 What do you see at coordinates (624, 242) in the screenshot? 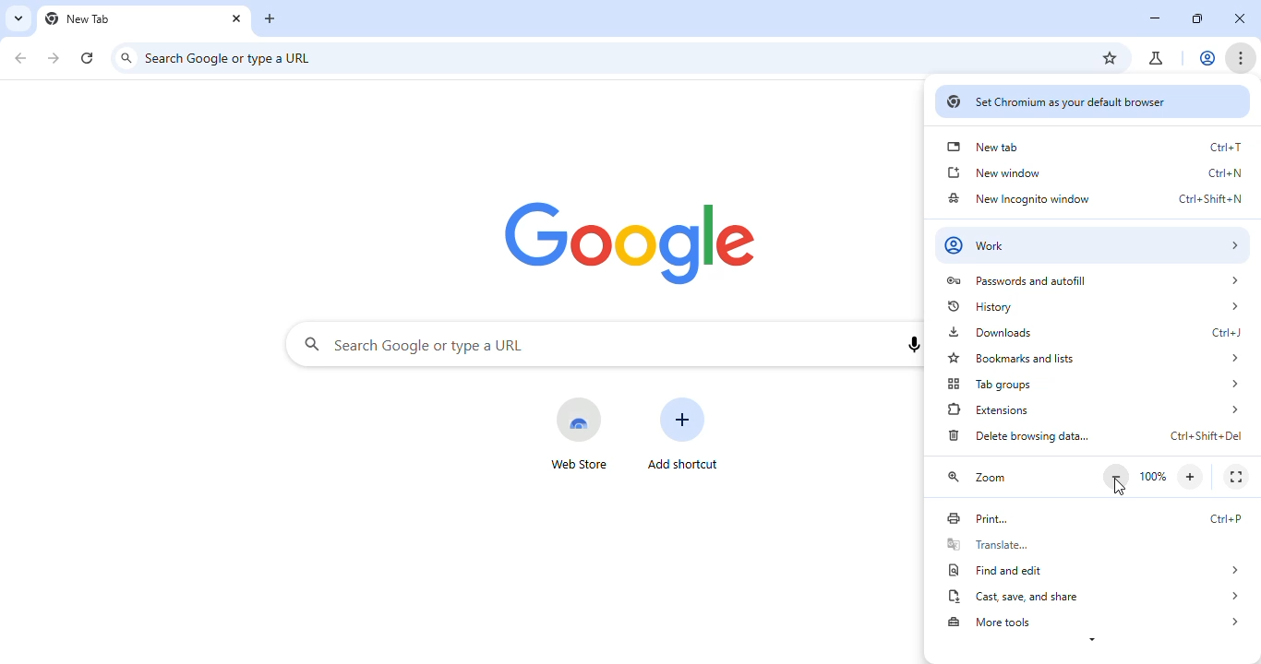
I see `Google ` at bounding box center [624, 242].